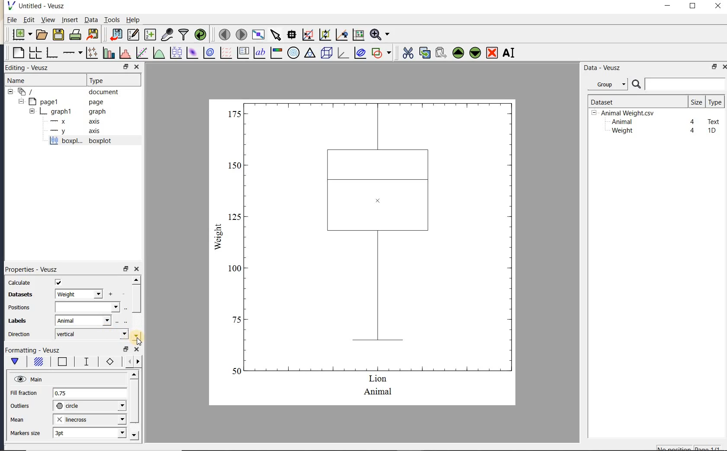 Image resolution: width=727 pixels, height=451 pixels. Describe the element at coordinates (19, 308) in the screenshot. I see `positions` at that location.